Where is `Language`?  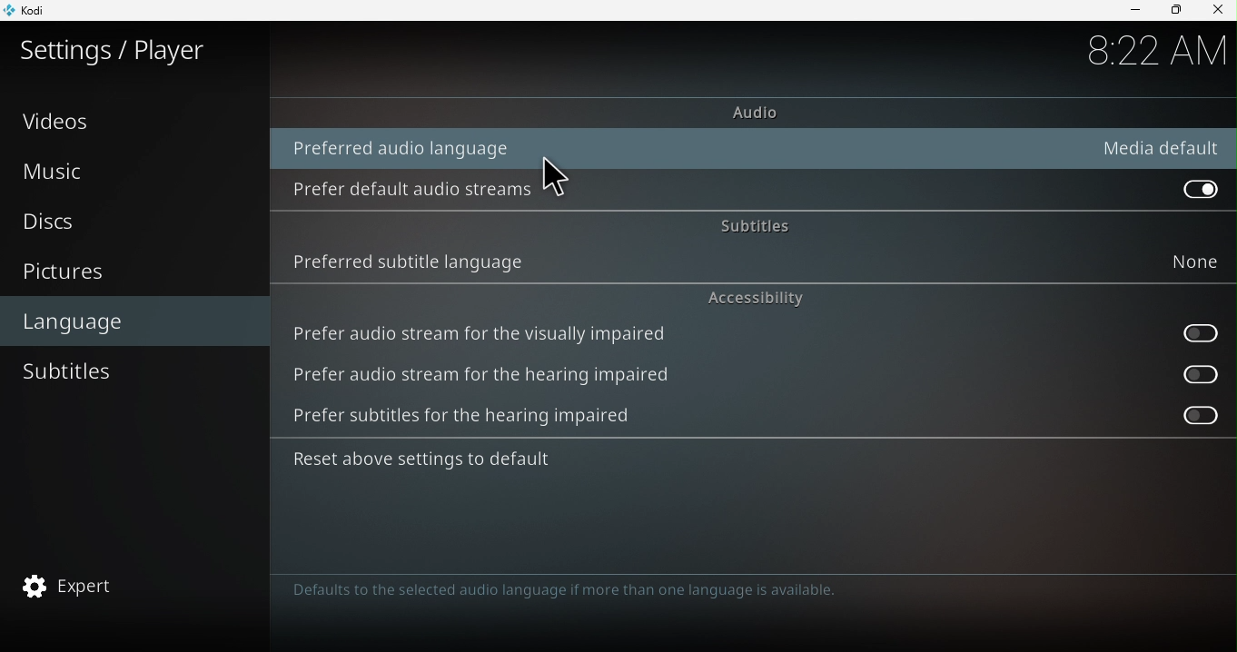 Language is located at coordinates (137, 320).